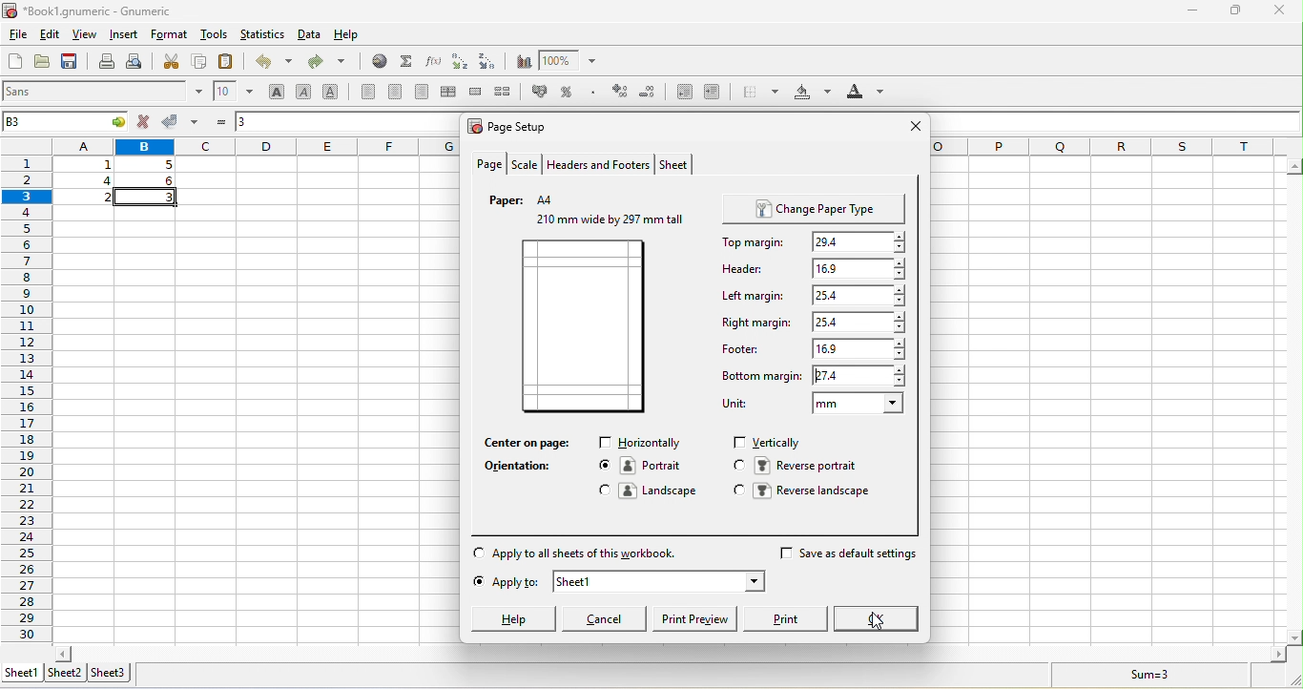 The width and height of the screenshot is (1303, 689). Describe the element at coordinates (366, 93) in the screenshot. I see `align left ` at that location.